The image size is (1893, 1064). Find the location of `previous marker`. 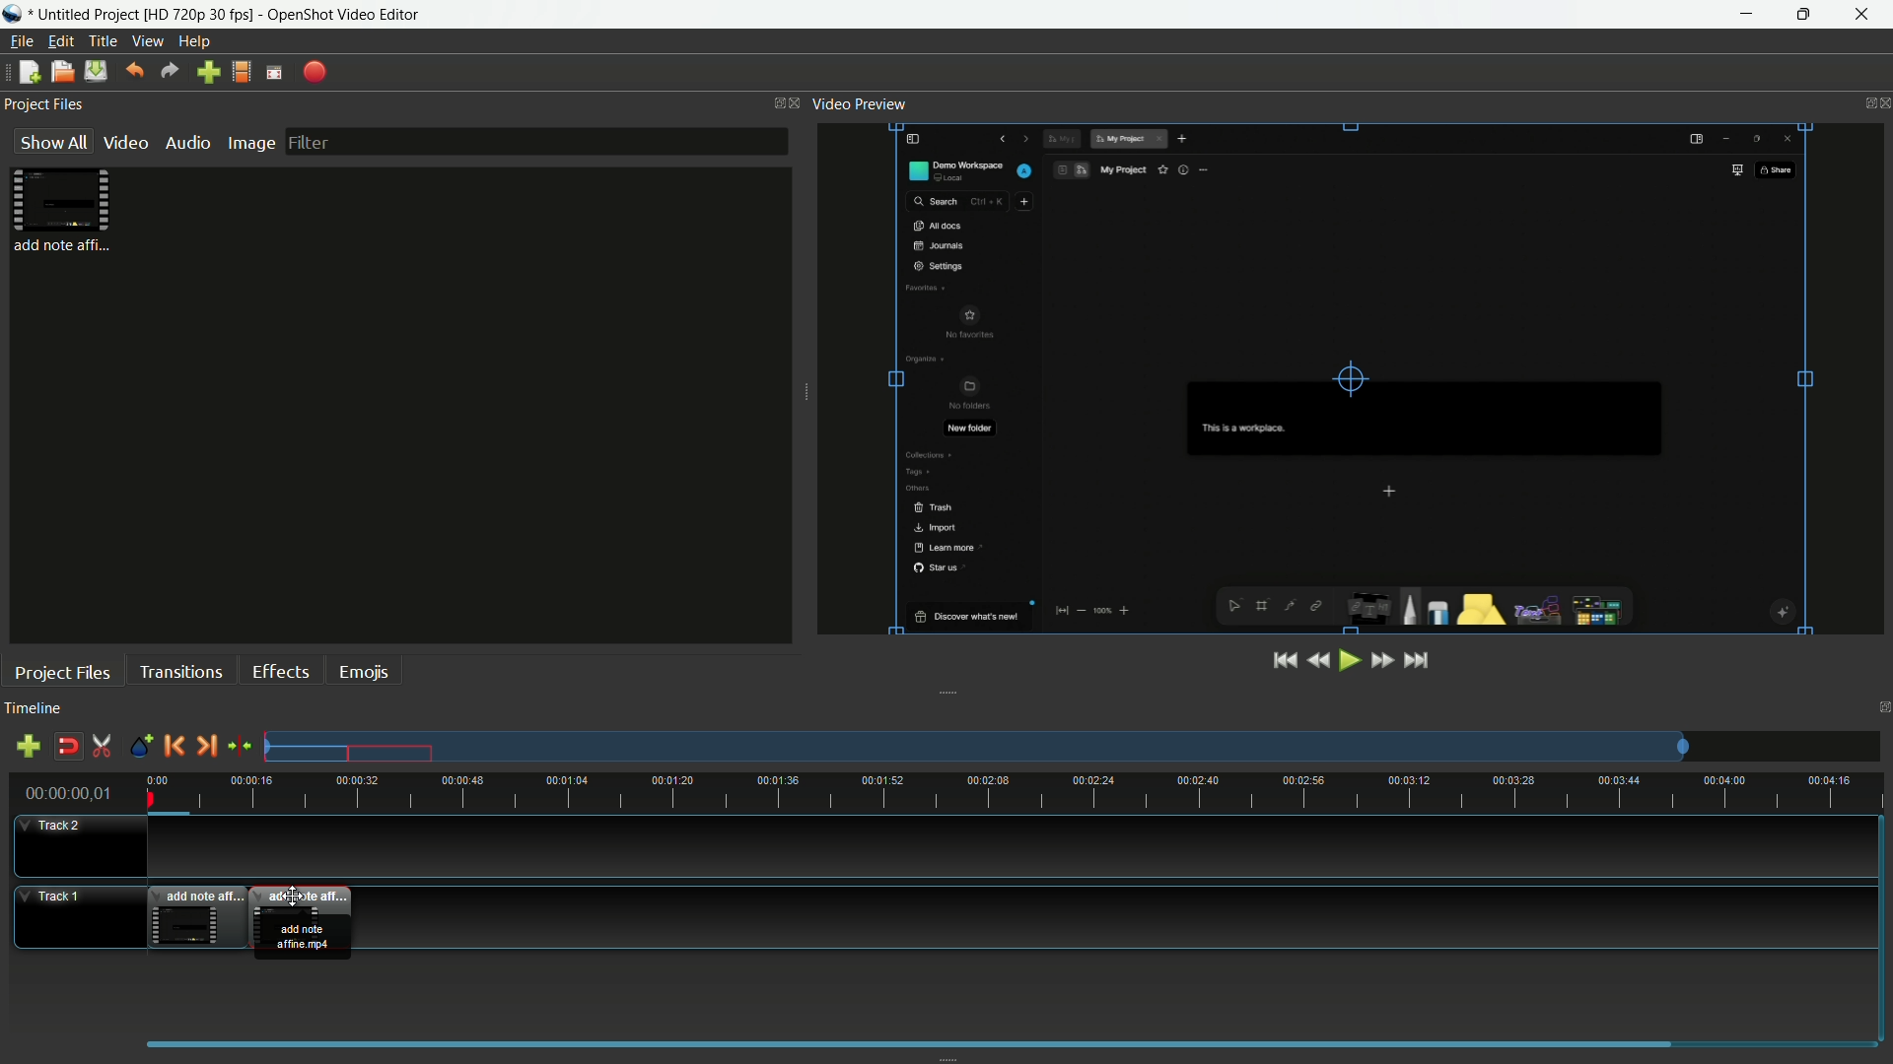

previous marker is located at coordinates (173, 745).